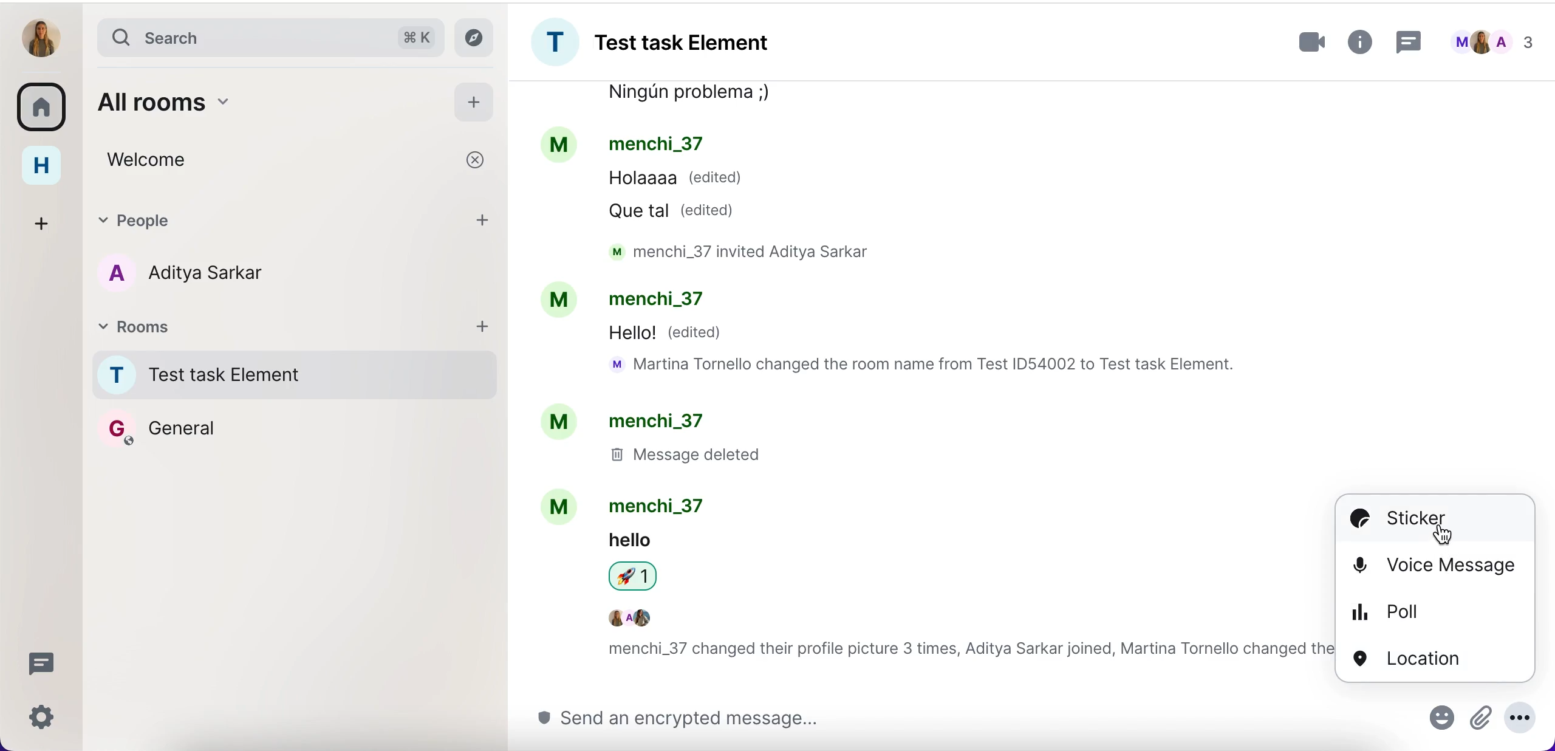  What do you see at coordinates (1479, 716) in the screenshot?
I see `attachments` at bounding box center [1479, 716].